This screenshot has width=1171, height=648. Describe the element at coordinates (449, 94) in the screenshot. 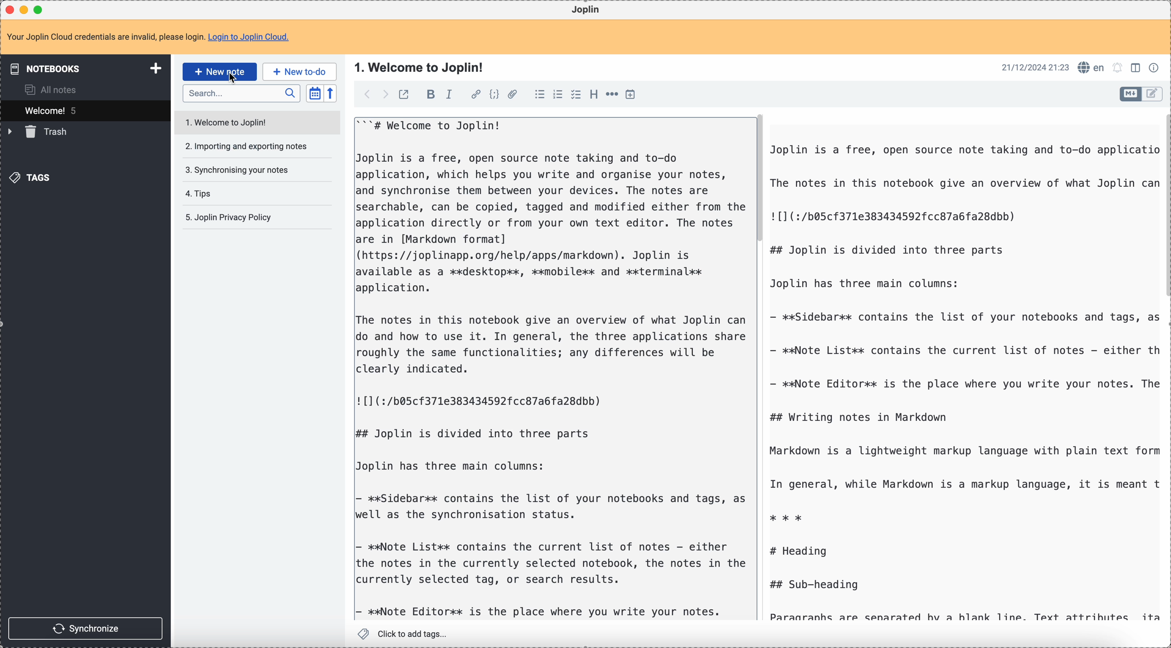

I see `italic` at that location.